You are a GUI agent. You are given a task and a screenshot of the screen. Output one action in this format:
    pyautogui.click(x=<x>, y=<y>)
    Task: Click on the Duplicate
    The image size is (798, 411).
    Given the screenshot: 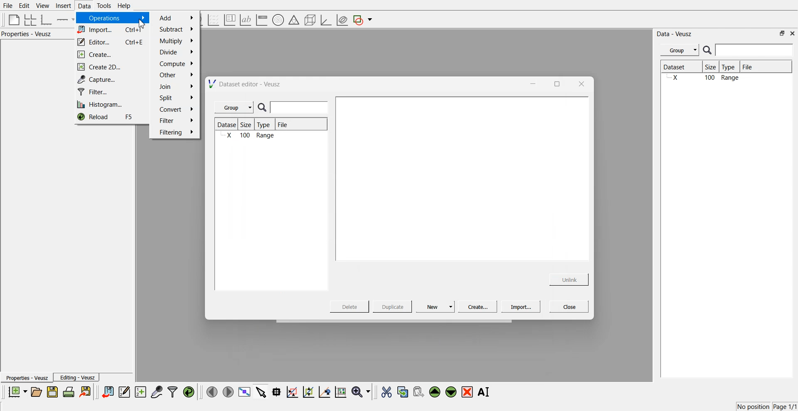 What is the action you would take?
    pyautogui.click(x=392, y=307)
    